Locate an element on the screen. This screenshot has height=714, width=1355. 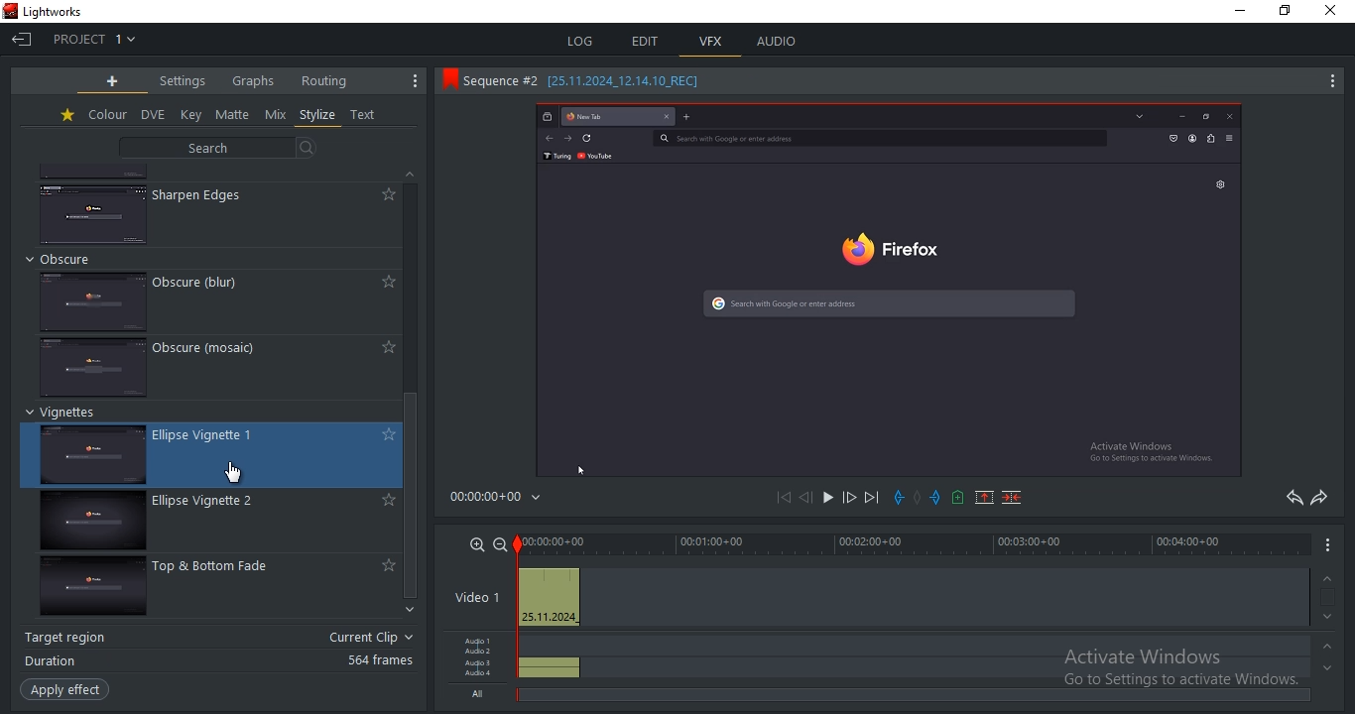
Show settings menu is located at coordinates (1331, 84).